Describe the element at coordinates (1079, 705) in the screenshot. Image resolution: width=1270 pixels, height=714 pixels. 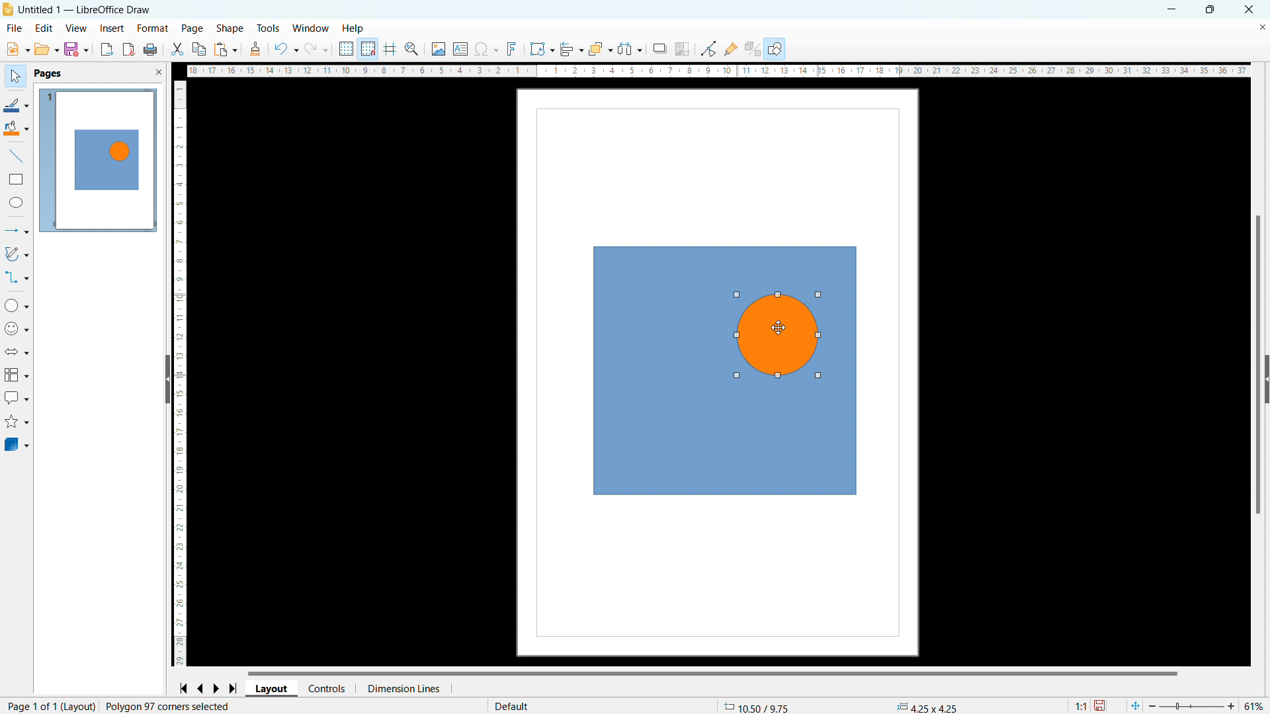
I see `1:1` at that location.